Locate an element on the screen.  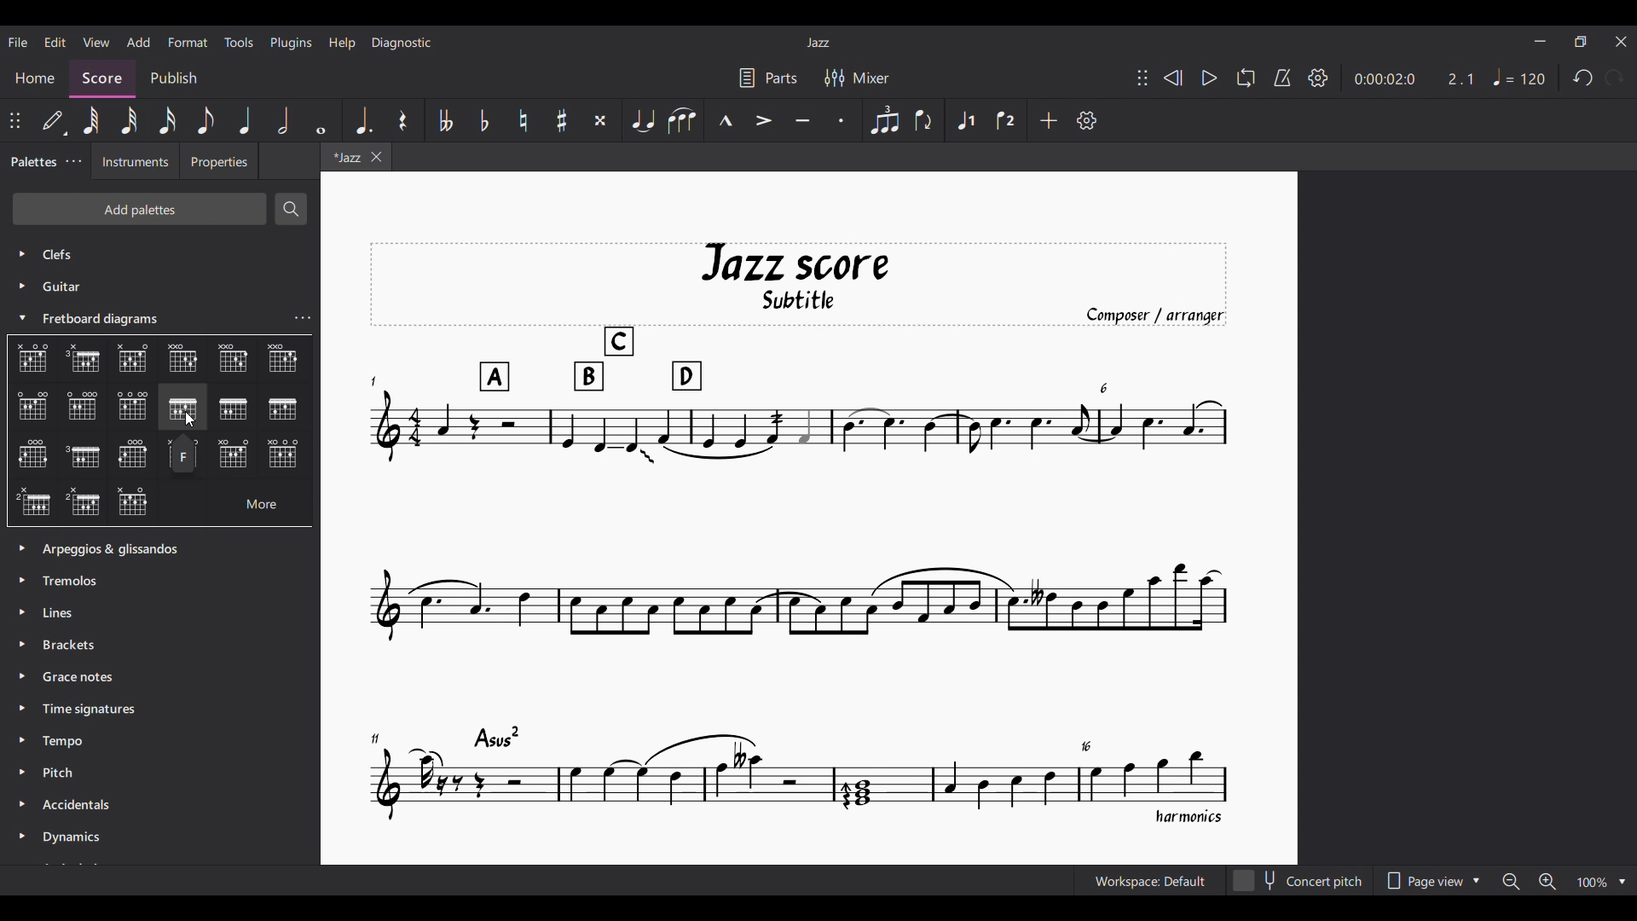
tremolos is located at coordinates (78, 579).